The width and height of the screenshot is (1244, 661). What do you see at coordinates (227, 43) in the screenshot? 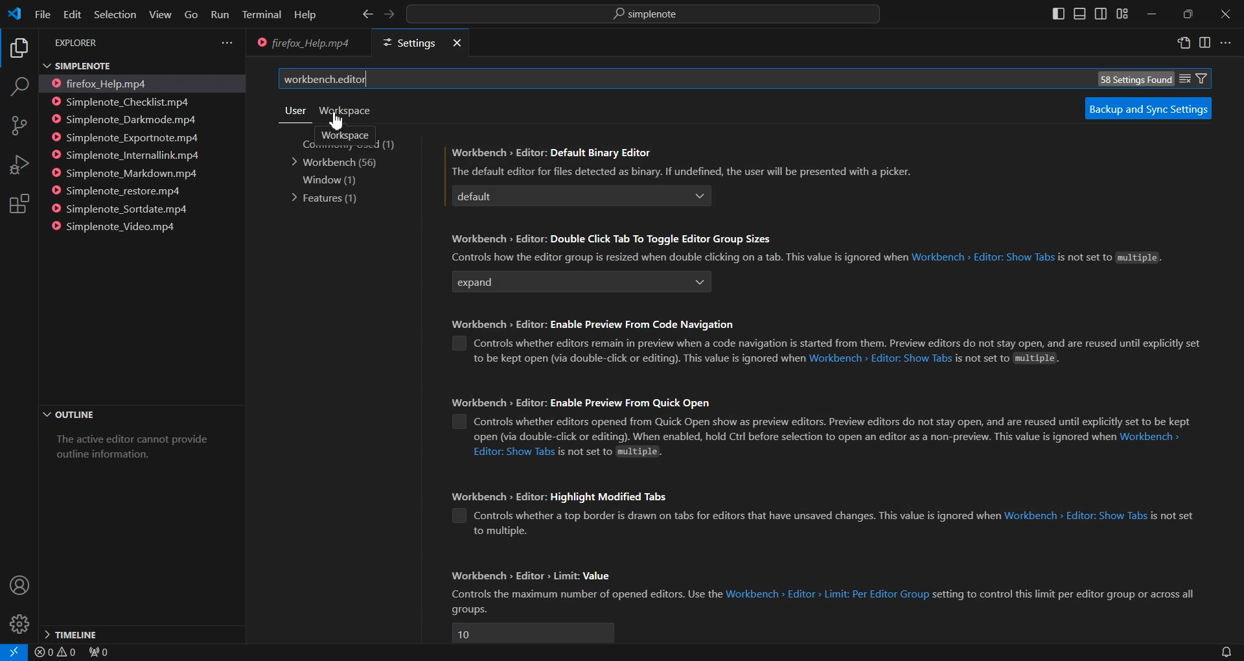
I see `View and more actions` at bounding box center [227, 43].